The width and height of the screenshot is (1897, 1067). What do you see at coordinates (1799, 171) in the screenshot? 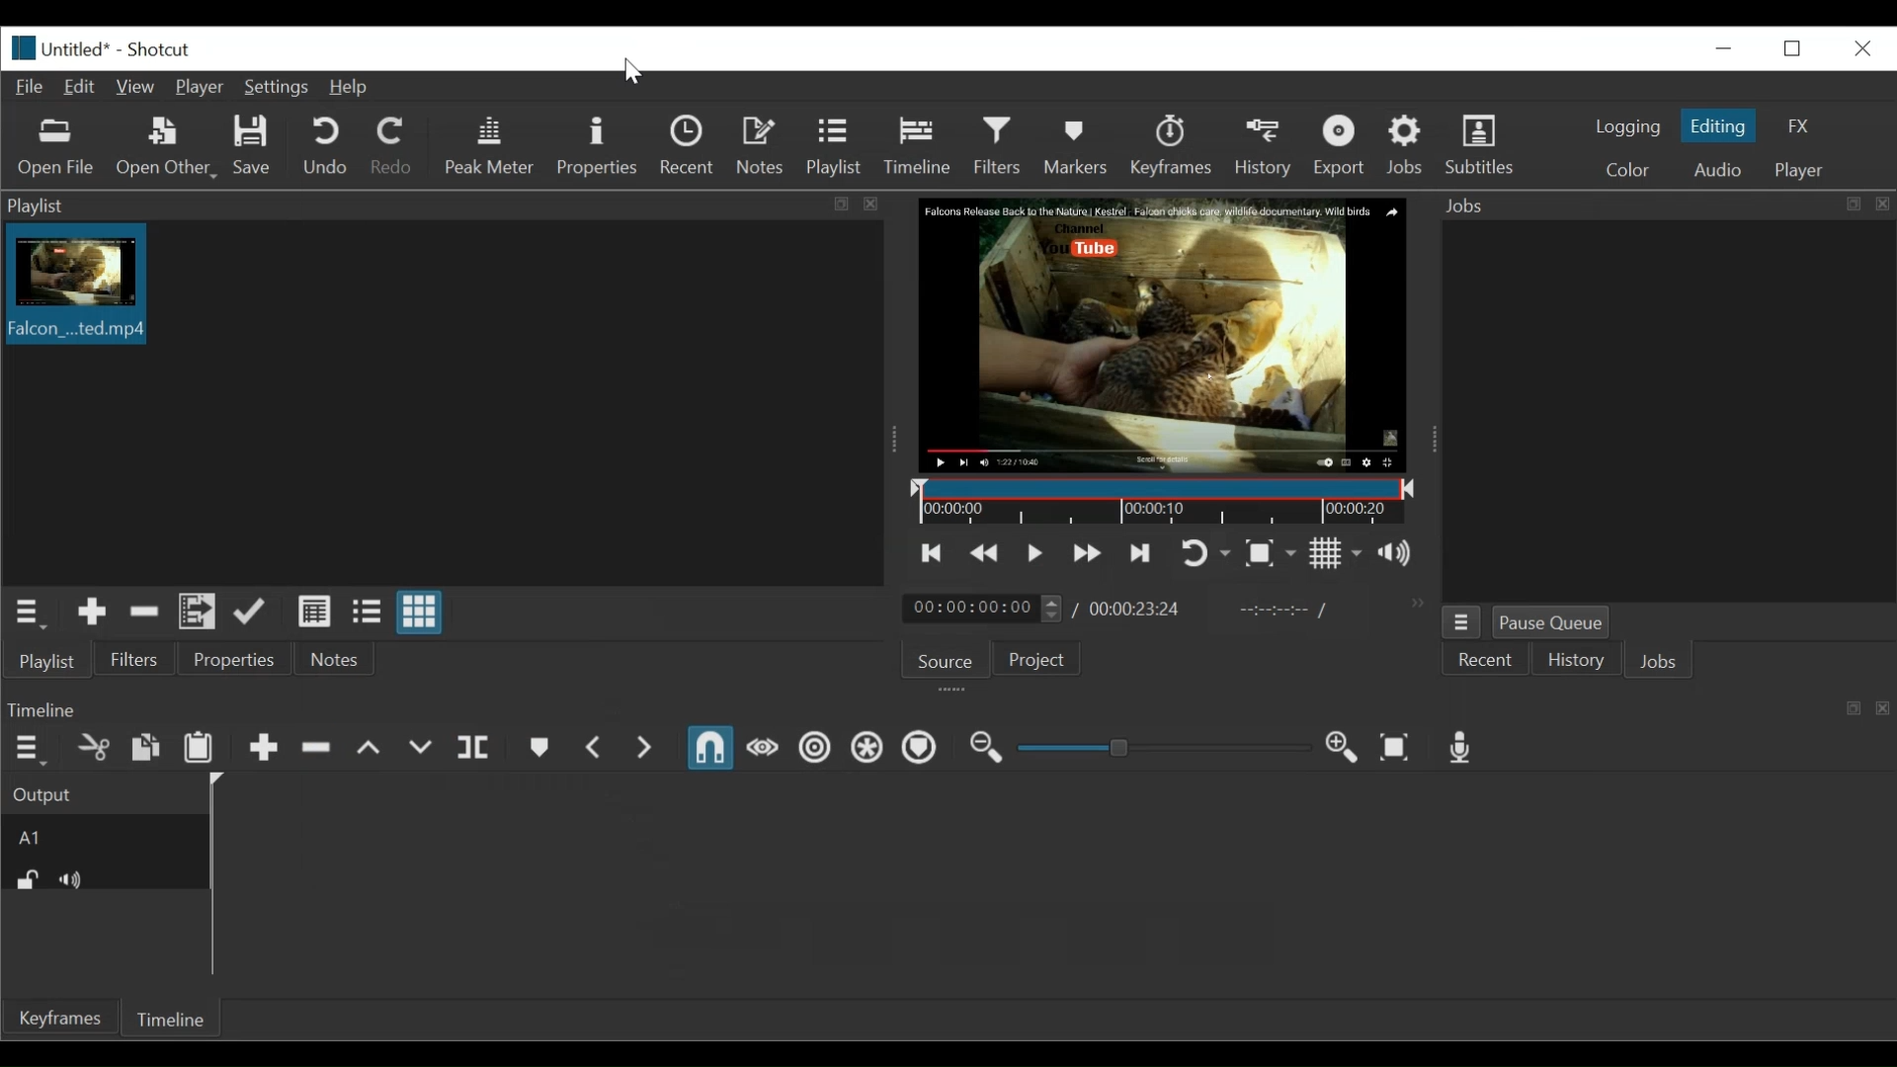
I see `Player` at bounding box center [1799, 171].